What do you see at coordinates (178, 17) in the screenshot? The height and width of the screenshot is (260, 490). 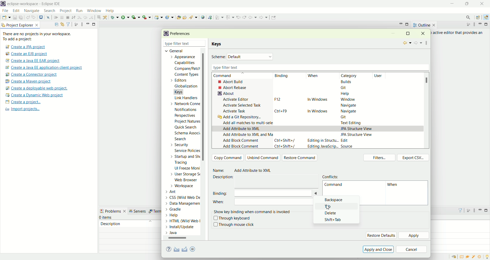 I see `open type` at bounding box center [178, 17].